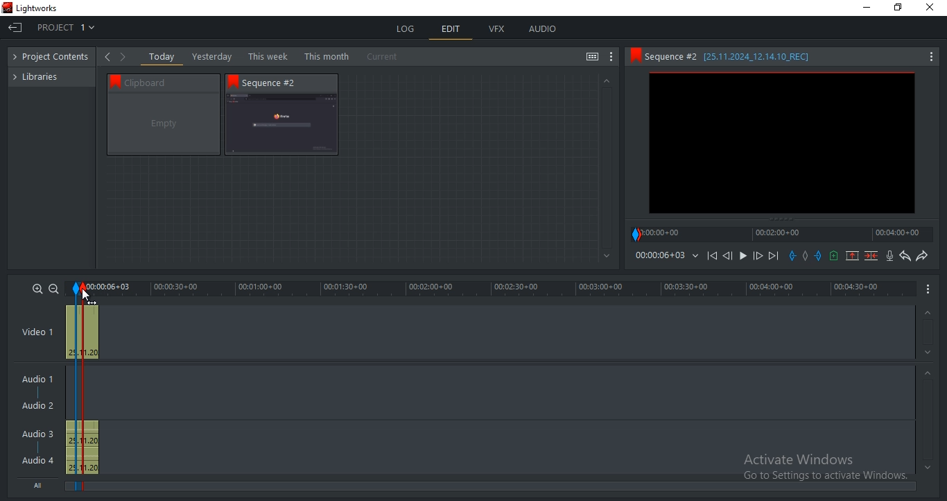 This screenshot has height=501, width=947. Describe the element at coordinates (492, 289) in the screenshot. I see `timeline` at that location.